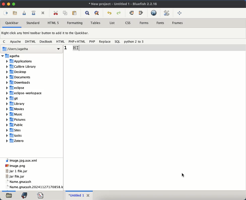  What do you see at coordinates (16, 171) in the screenshot?
I see `jar 1` at bounding box center [16, 171].